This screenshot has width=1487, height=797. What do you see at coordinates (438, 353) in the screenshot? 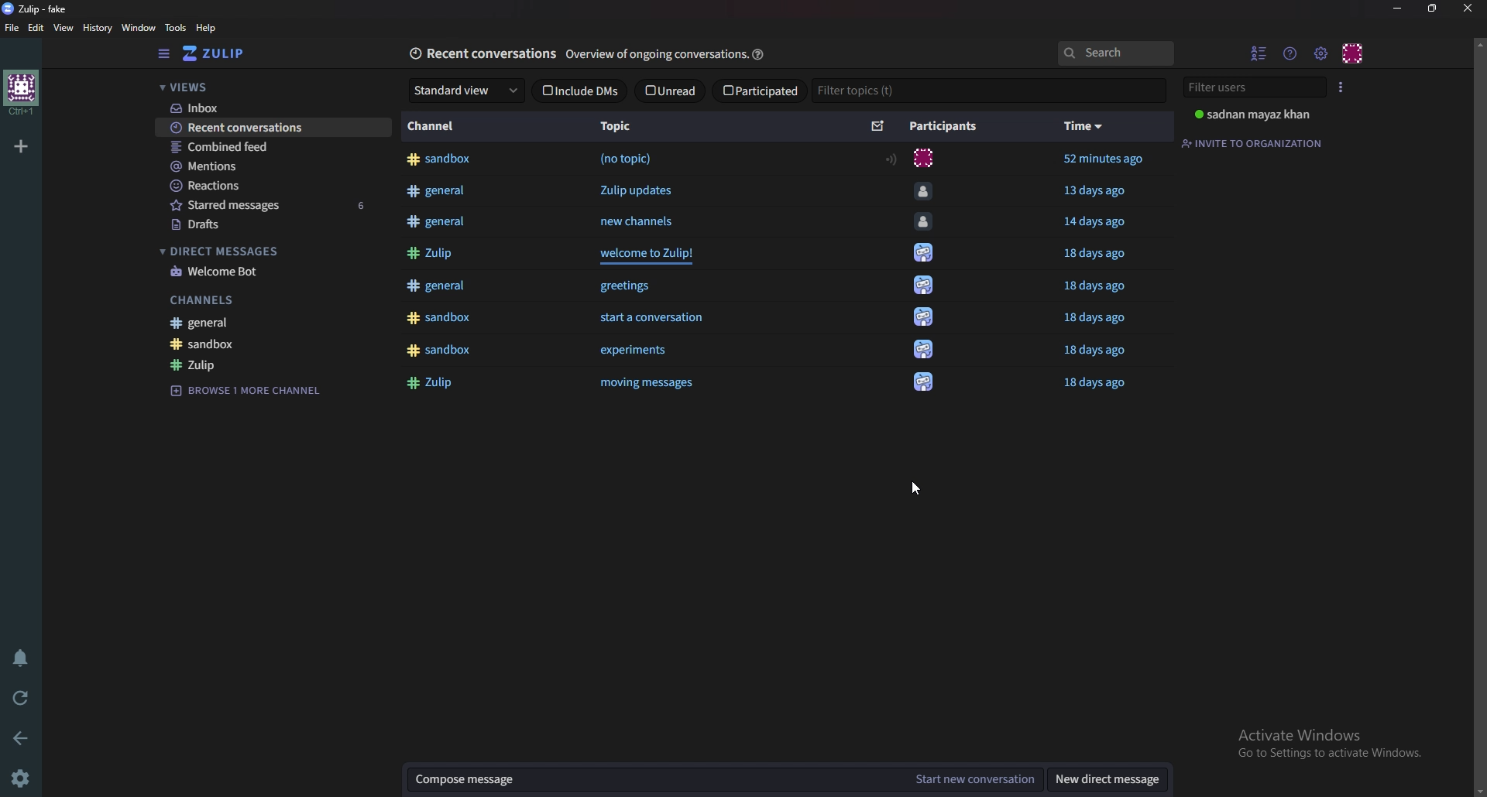
I see `#sandbox` at bounding box center [438, 353].